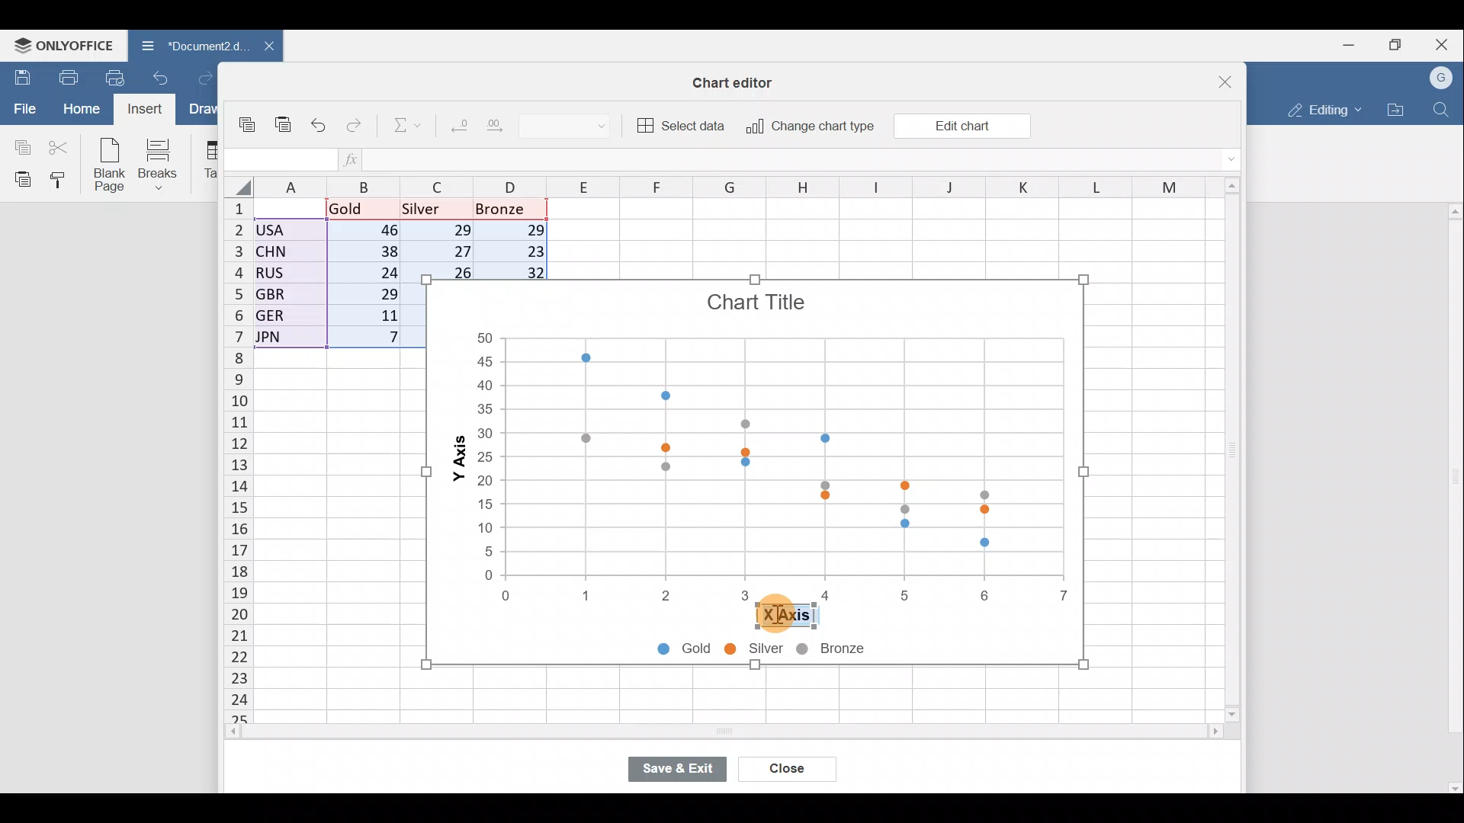 The image size is (1464, 823). I want to click on Scroll bar, so click(1452, 498).